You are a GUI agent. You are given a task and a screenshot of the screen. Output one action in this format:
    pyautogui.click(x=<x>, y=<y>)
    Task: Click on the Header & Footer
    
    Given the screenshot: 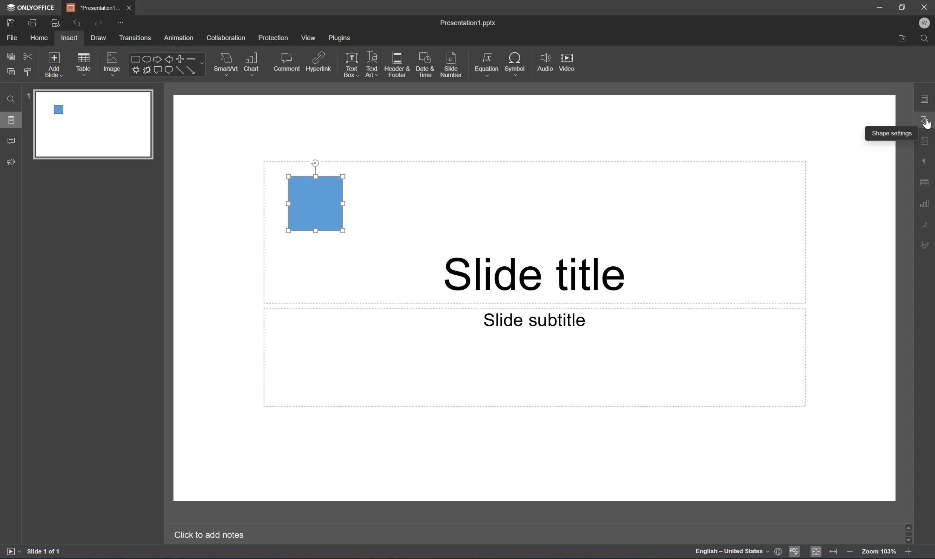 What is the action you would take?
    pyautogui.click(x=397, y=64)
    